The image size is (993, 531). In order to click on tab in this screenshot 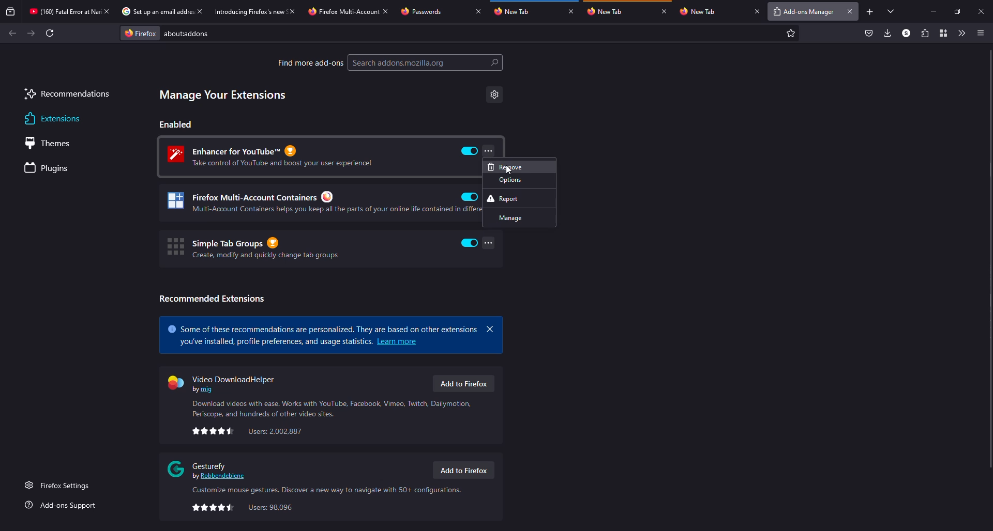, I will do `click(713, 11)`.